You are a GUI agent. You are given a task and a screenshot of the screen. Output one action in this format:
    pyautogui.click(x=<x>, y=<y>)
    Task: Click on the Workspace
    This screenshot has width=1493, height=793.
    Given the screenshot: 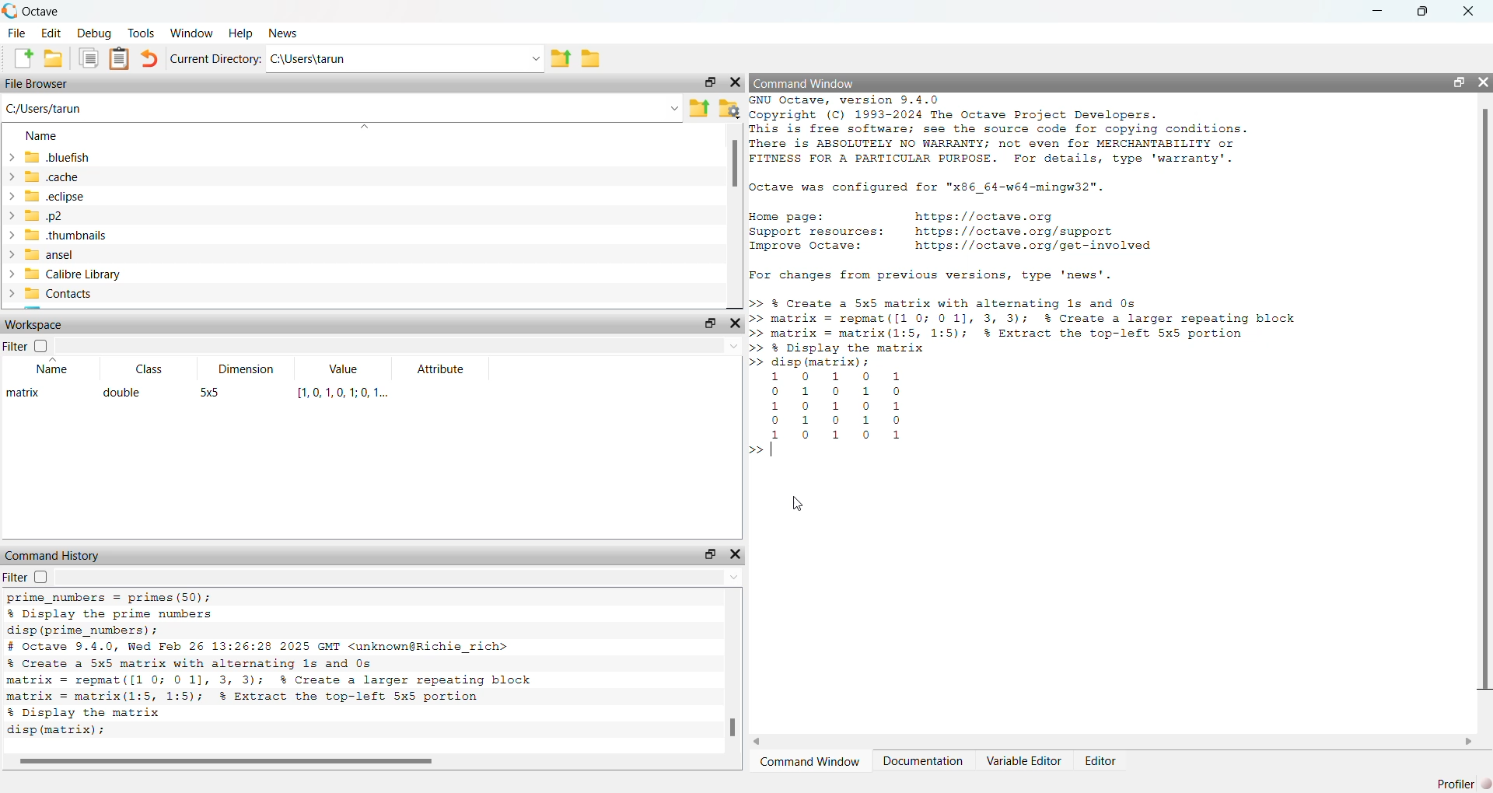 What is the action you would take?
    pyautogui.click(x=35, y=324)
    